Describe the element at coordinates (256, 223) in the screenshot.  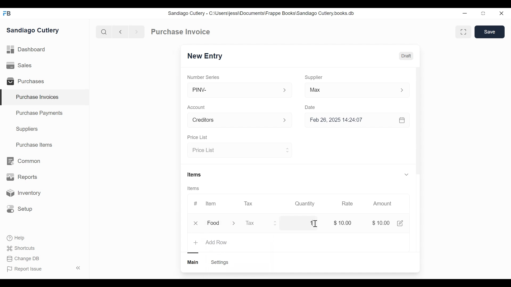
I see `Tax` at that location.